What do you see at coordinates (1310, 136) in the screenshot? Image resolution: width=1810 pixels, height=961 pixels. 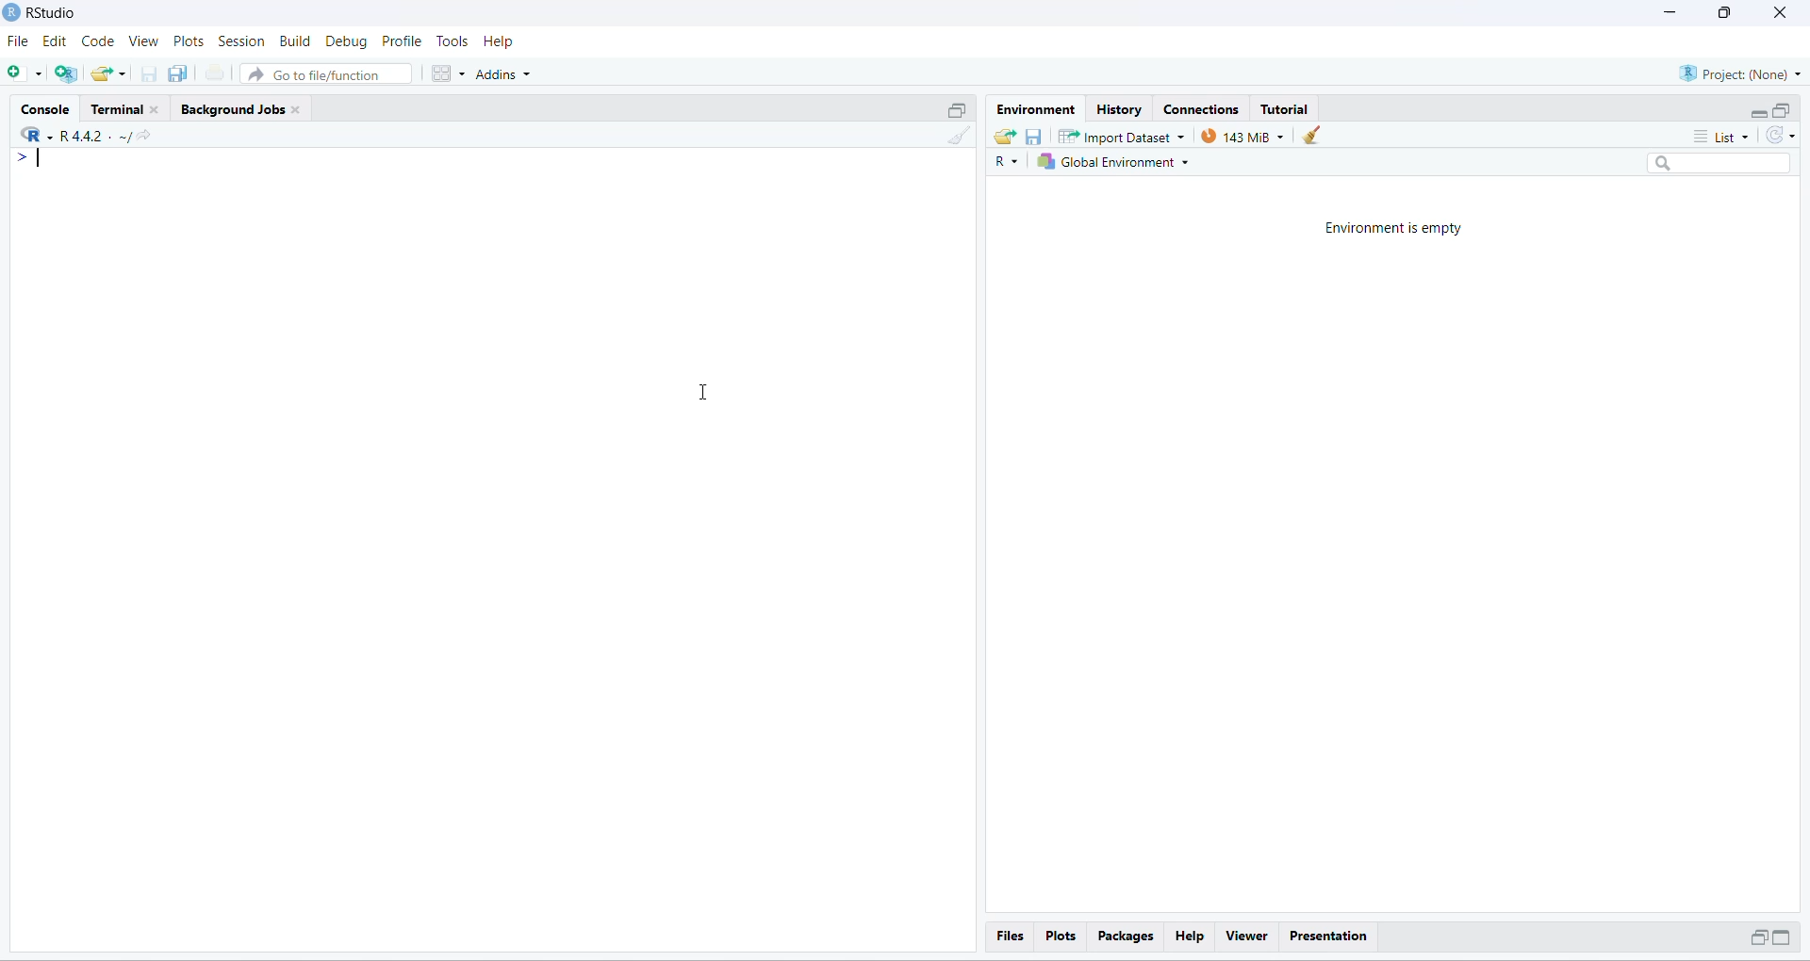 I see `clean` at bounding box center [1310, 136].